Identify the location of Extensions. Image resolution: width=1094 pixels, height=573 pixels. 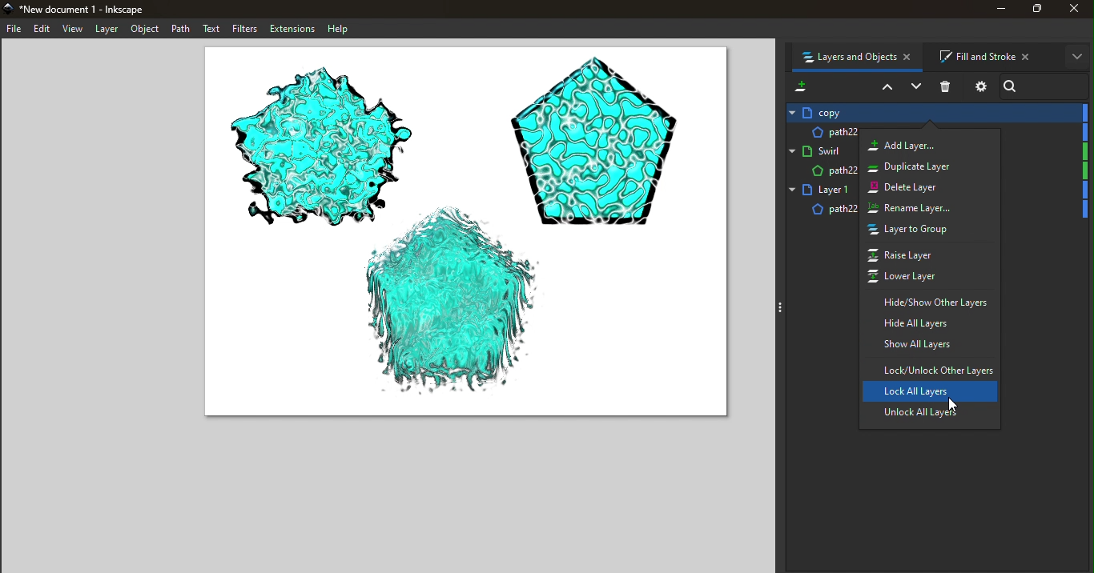
(291, 29).